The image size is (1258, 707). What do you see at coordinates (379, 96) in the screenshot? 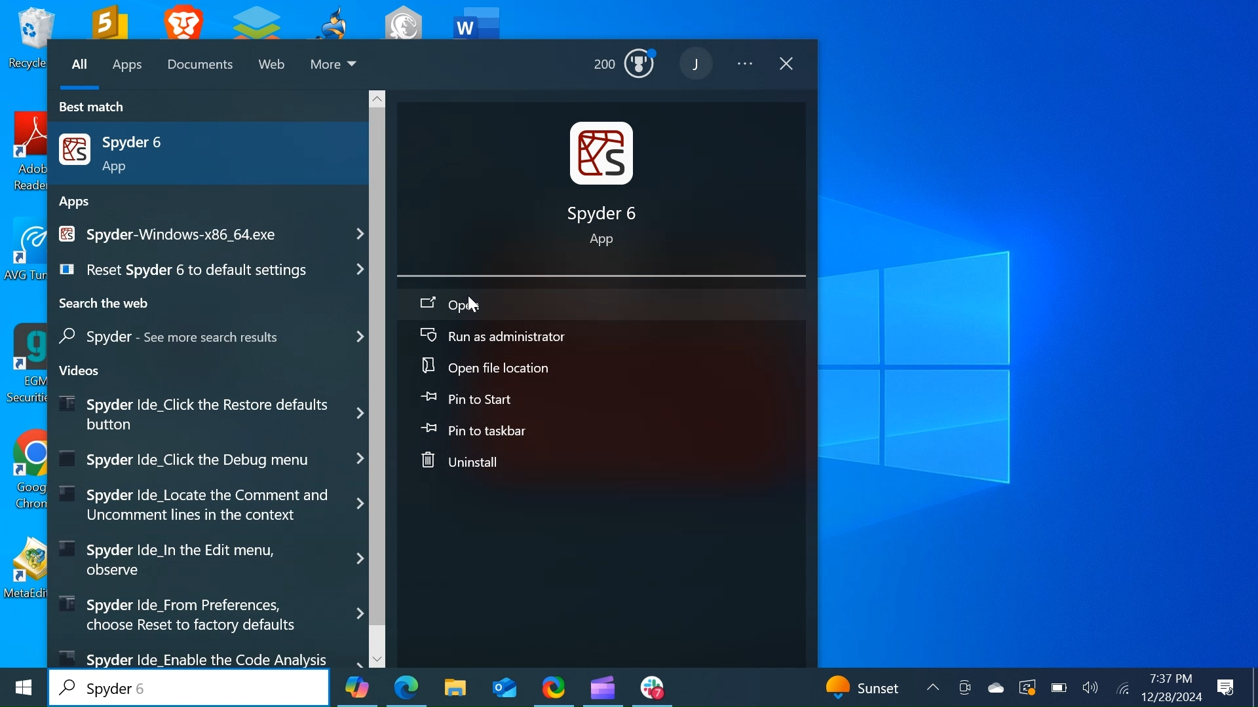
I see `Scroll up` at bounding box center [379, 96].